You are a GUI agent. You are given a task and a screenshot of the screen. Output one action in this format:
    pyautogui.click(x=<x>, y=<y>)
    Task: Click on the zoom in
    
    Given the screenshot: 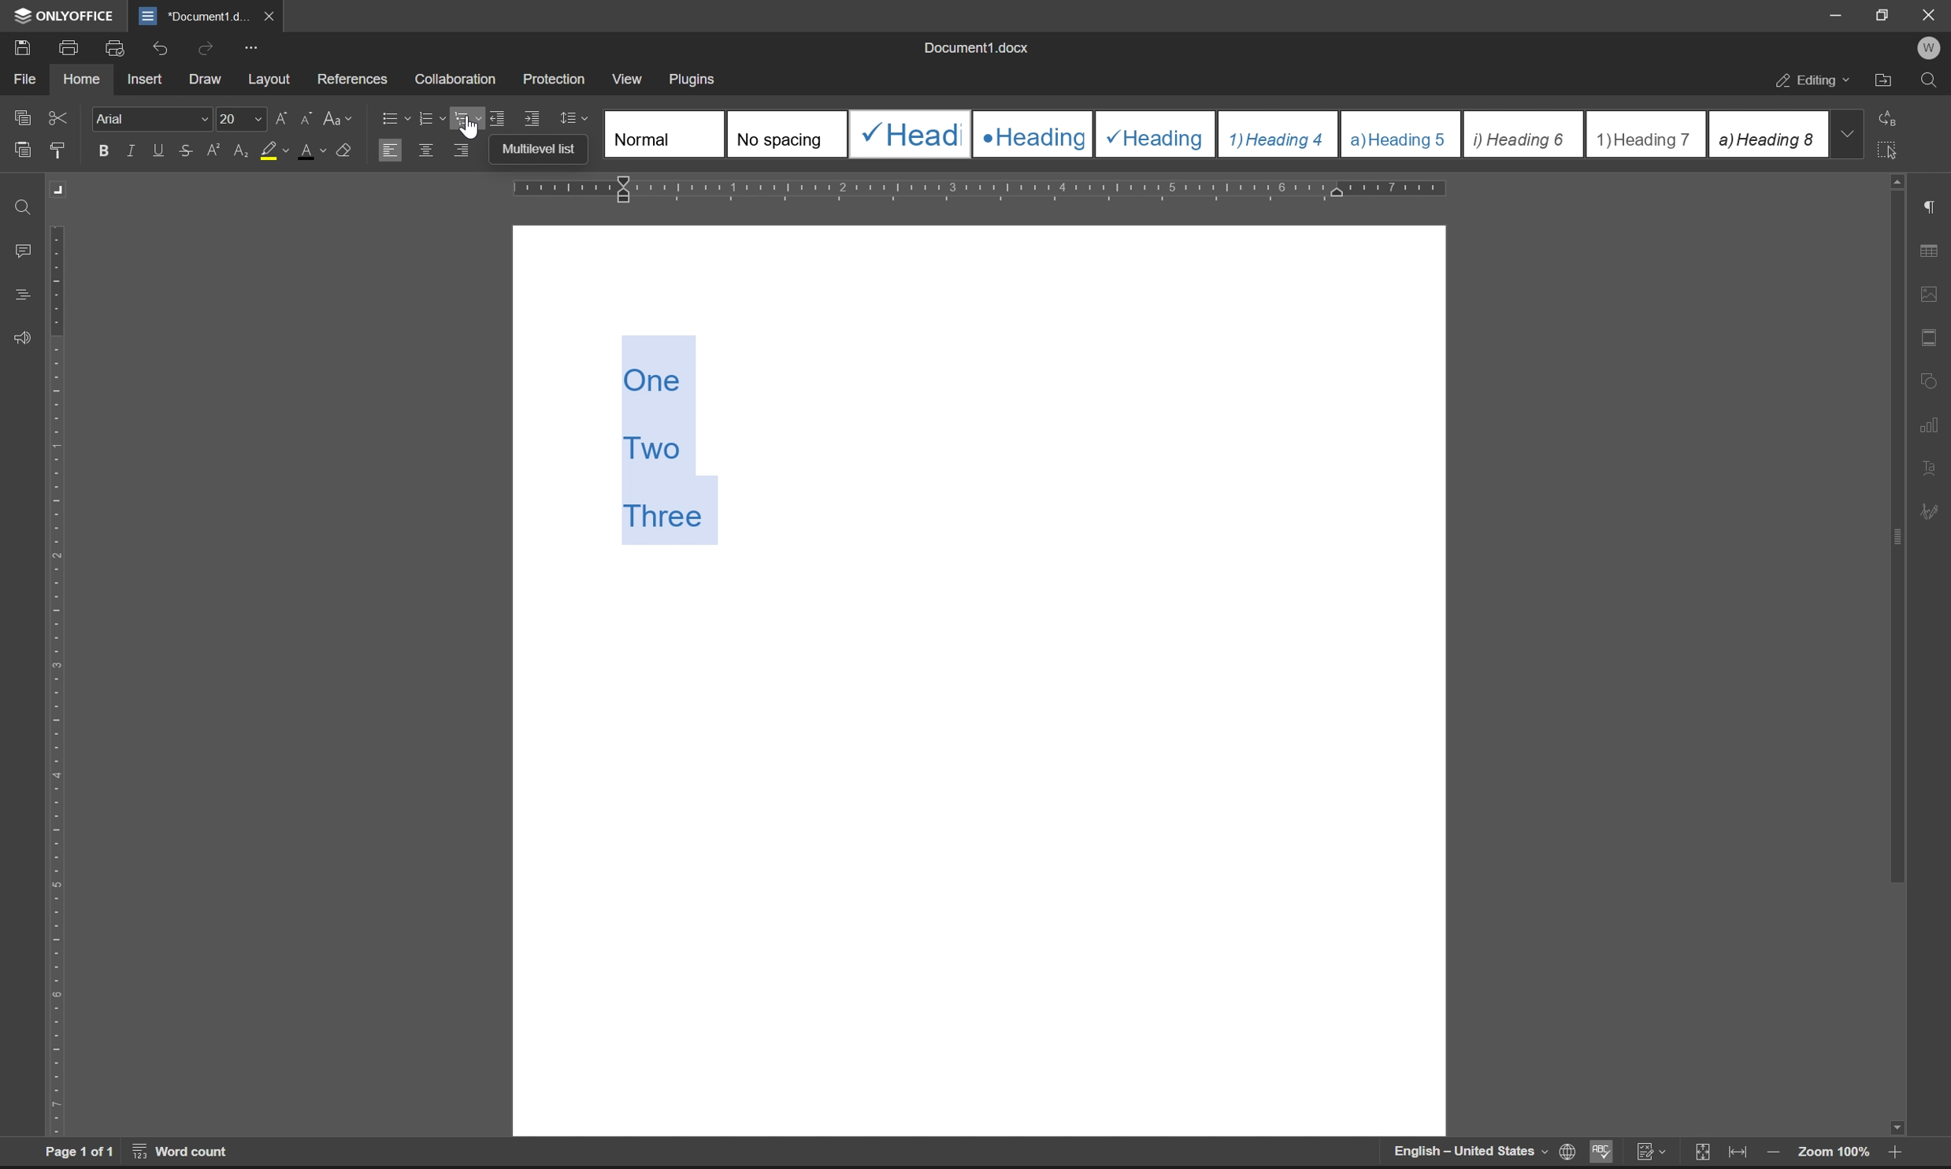 What is the action you would take?
    pyautogui.click(x=1891, y=1155)
    